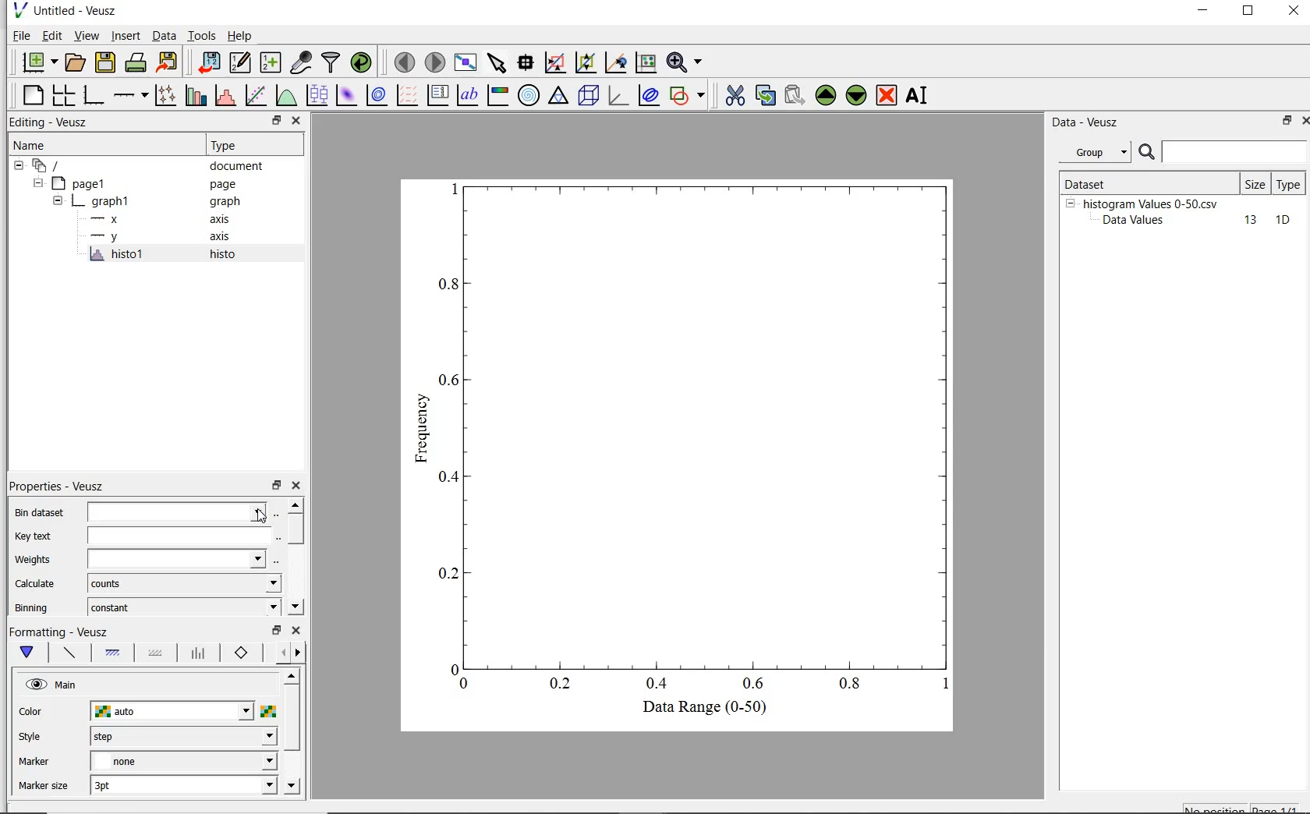  I want to click on restore down, so click(1248, 12).